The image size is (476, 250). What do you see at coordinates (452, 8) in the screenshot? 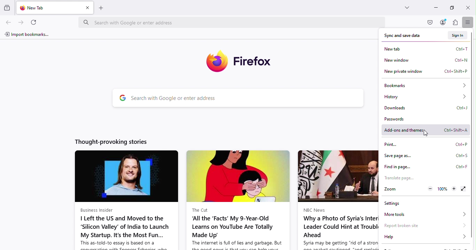
I see `Maximize` at bounding box center [452, 8].